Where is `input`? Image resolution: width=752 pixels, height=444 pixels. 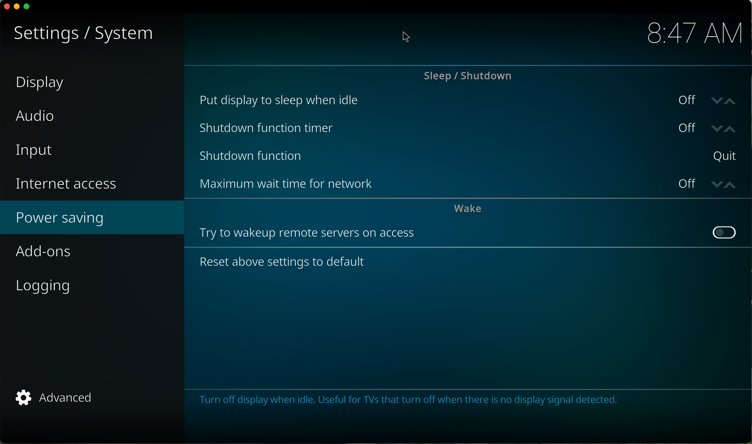
input is located at coordinates (33, 150).